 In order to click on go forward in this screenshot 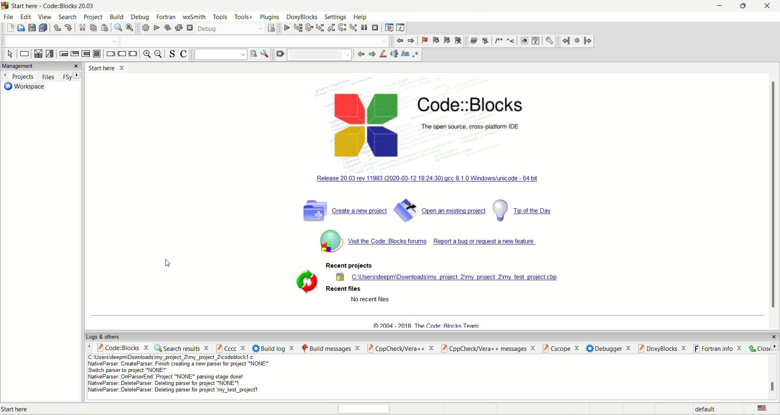, I will do `click(372, 53)`.